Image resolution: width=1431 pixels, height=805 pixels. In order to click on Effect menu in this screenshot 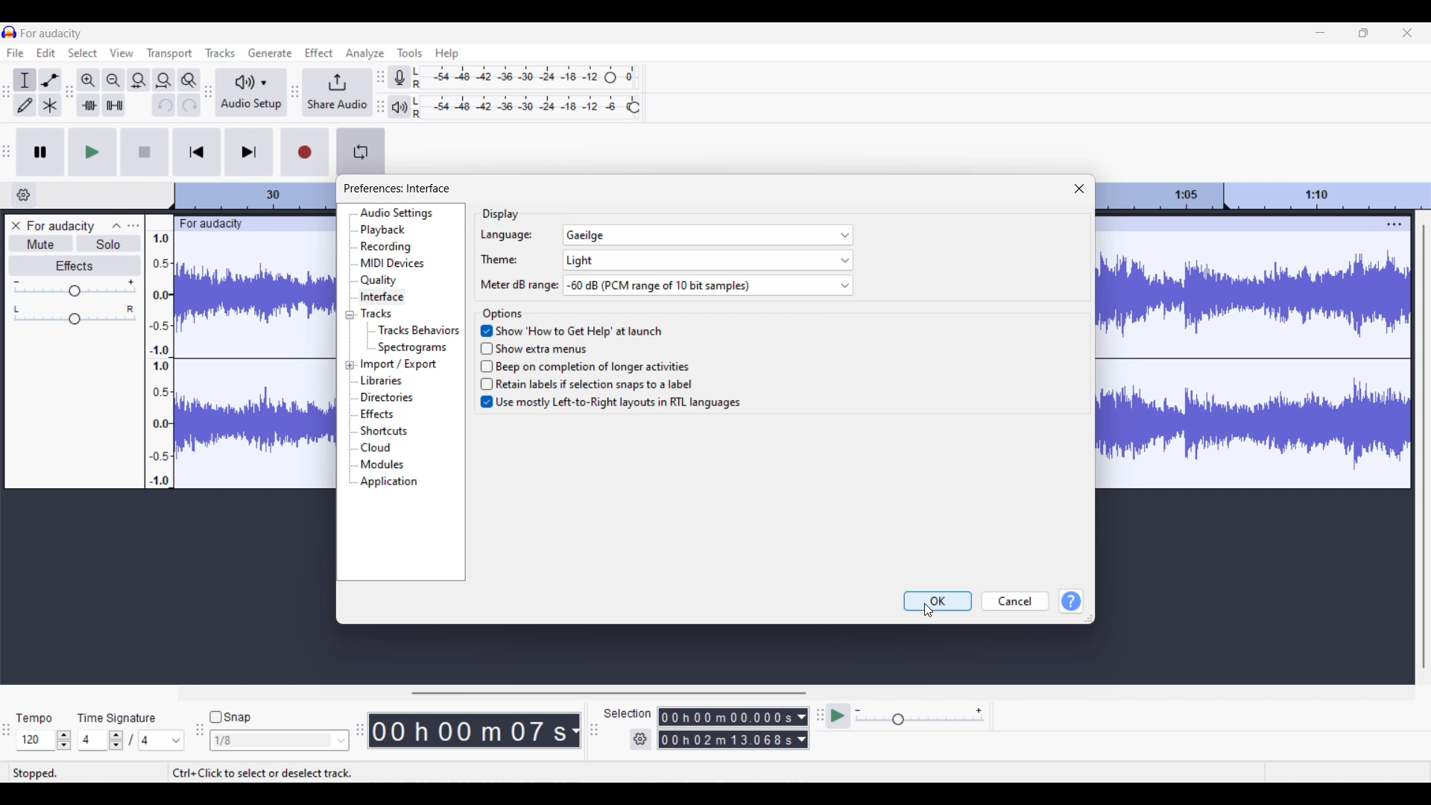, I will do `click(319, 52)`.